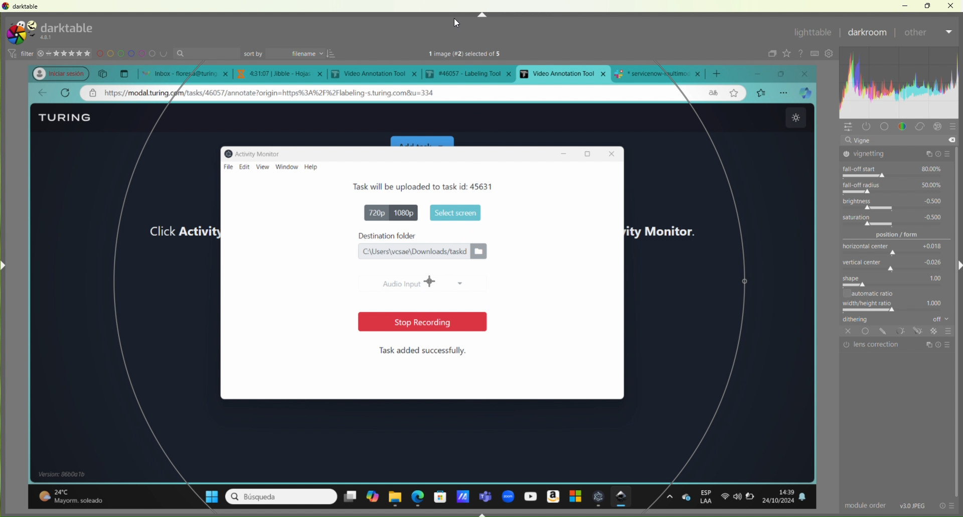 The width and height of the screenshot is (963, 517). Describe the element at coordinates (957, 265) in the screenshot. I see `Right` at that location.